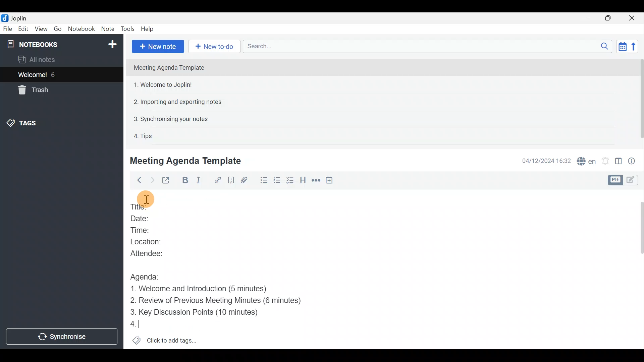 Image resolution: width=644 pixels, height=362 pixels. I want to click on Numbered list, so click(277, 181).